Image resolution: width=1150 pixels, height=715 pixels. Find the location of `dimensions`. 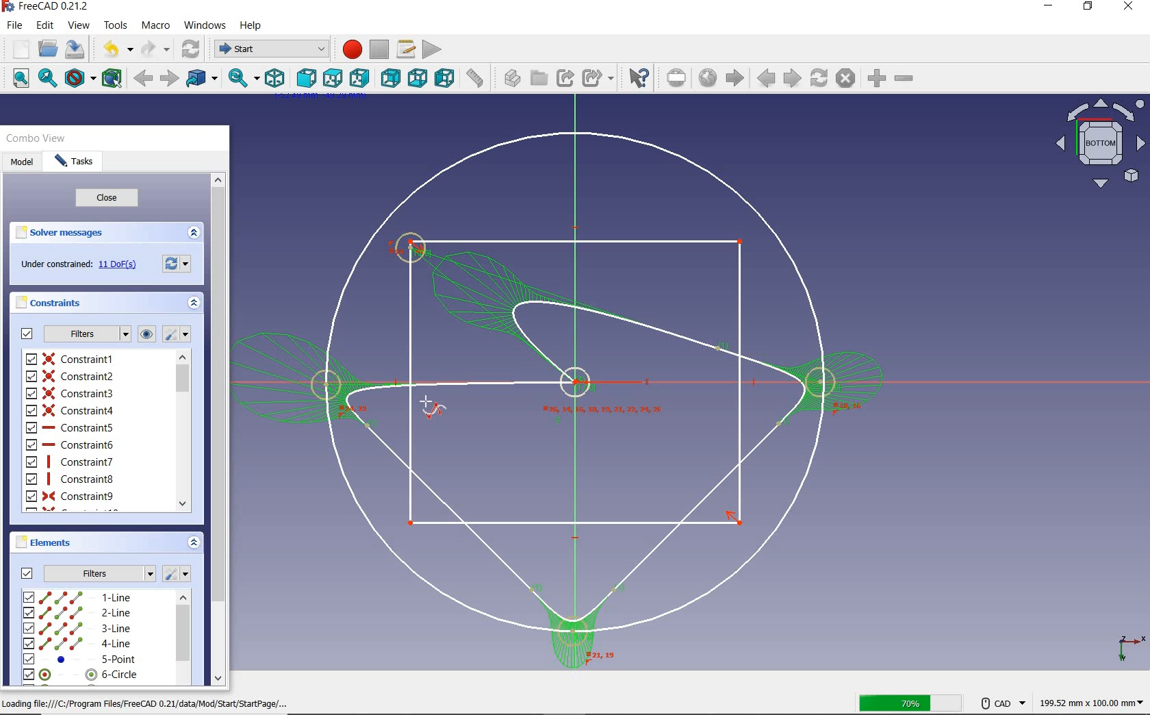

dimensions is located at coordinates (1090, 704).